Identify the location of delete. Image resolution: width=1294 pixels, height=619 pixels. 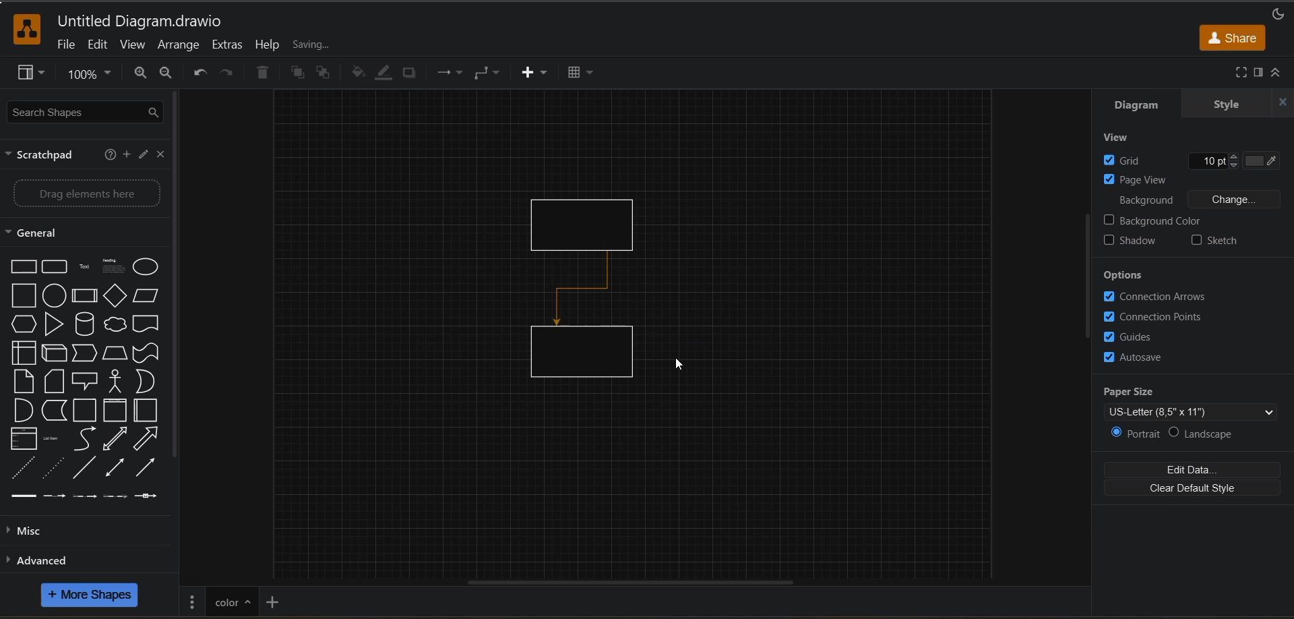
(266, 74).